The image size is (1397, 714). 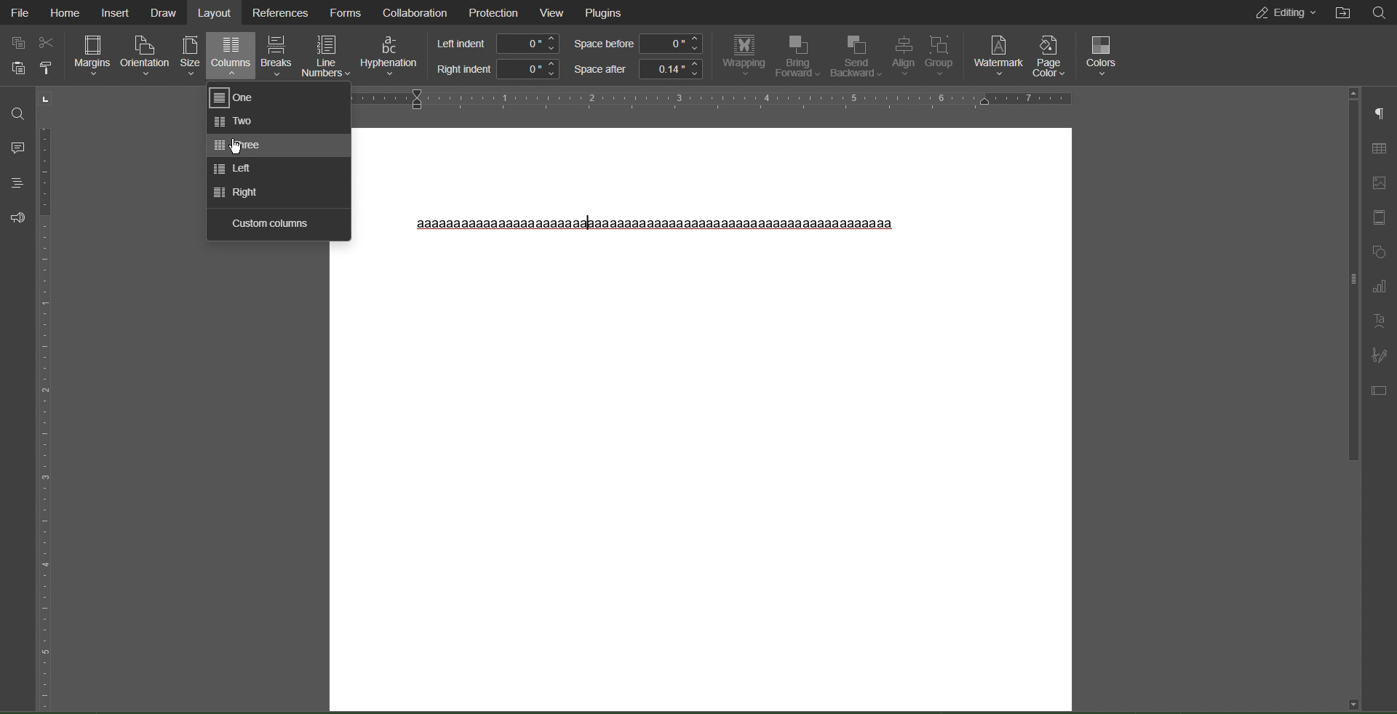 What do you see at coordinates (1380, 217) in the screenshot?
I see `Header/Footer` at bounding box center [1380, 217].